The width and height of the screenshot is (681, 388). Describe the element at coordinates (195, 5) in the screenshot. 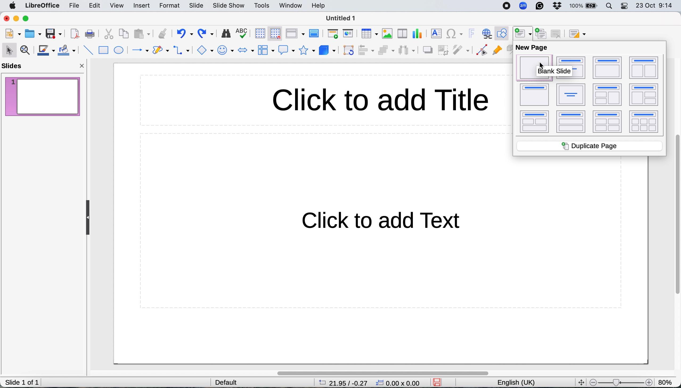

I see `slide` at that location.